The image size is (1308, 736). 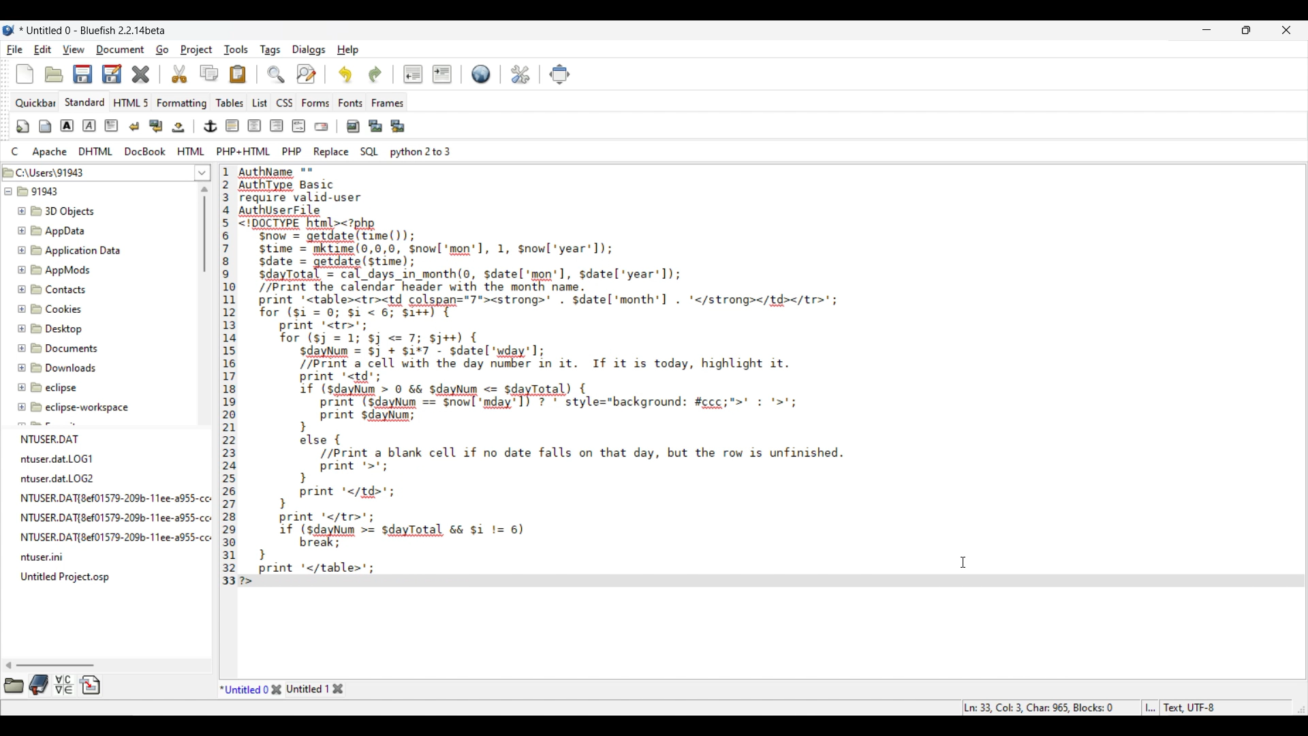 I want to click on Tables menu, so click(x=230, y=103).